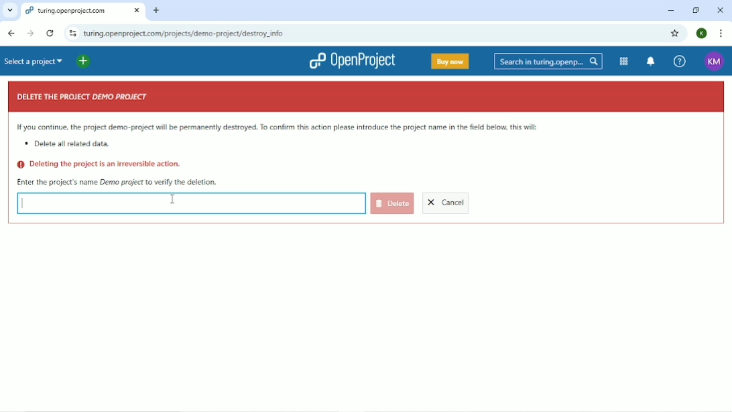  Describe the element at coordinates (29, 34) in the screenshot. I see `Forward` at that location.